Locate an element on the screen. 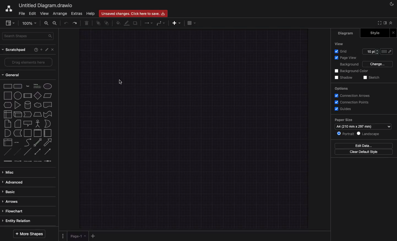  More shapes is located at coordinates (31, 234).